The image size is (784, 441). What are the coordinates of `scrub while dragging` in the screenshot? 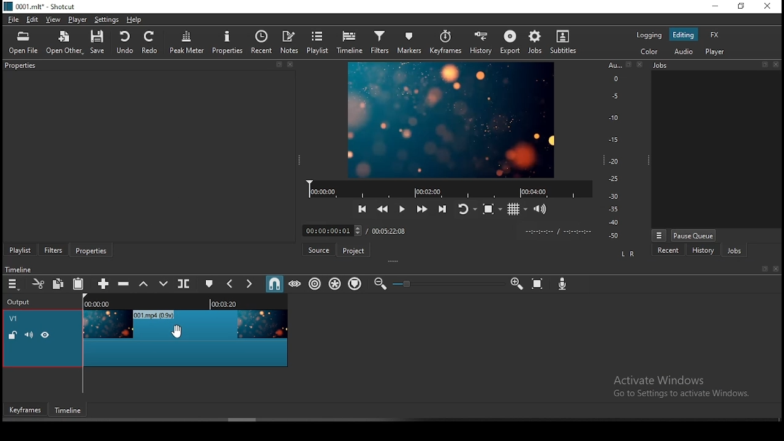 It's located at (296, 285).